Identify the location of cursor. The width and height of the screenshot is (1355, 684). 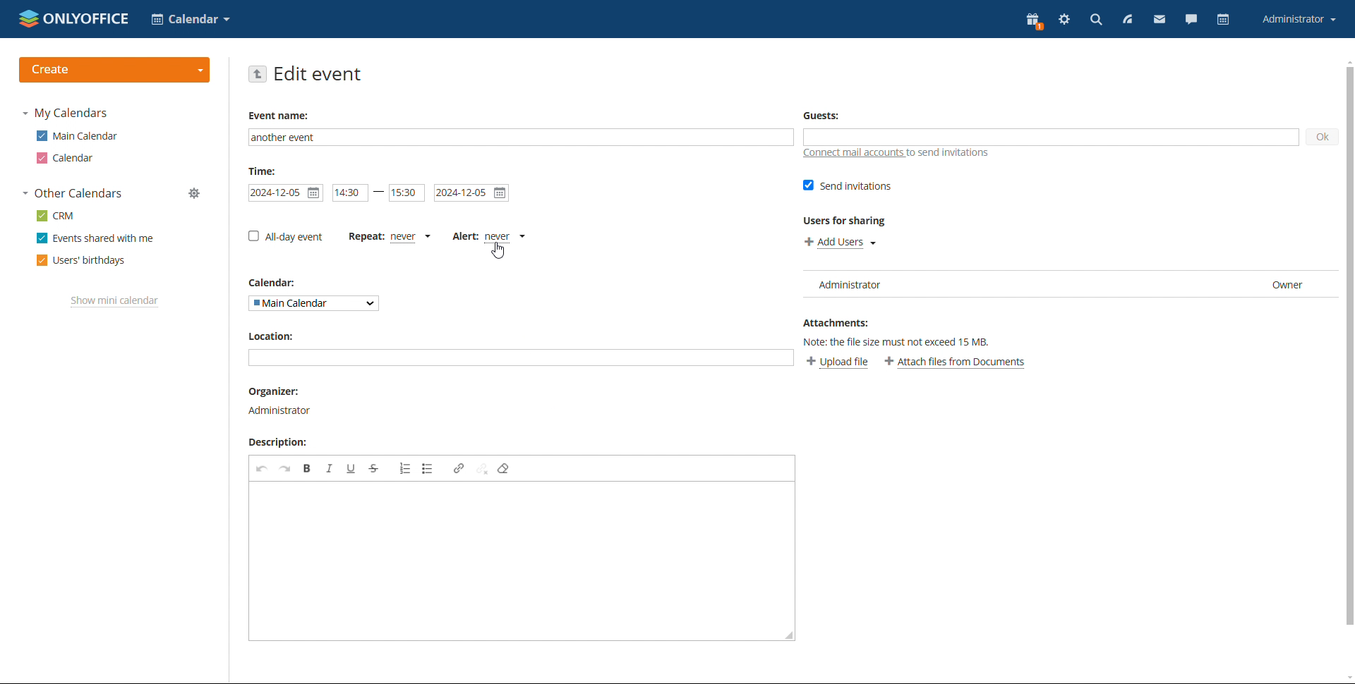
(500, 252).